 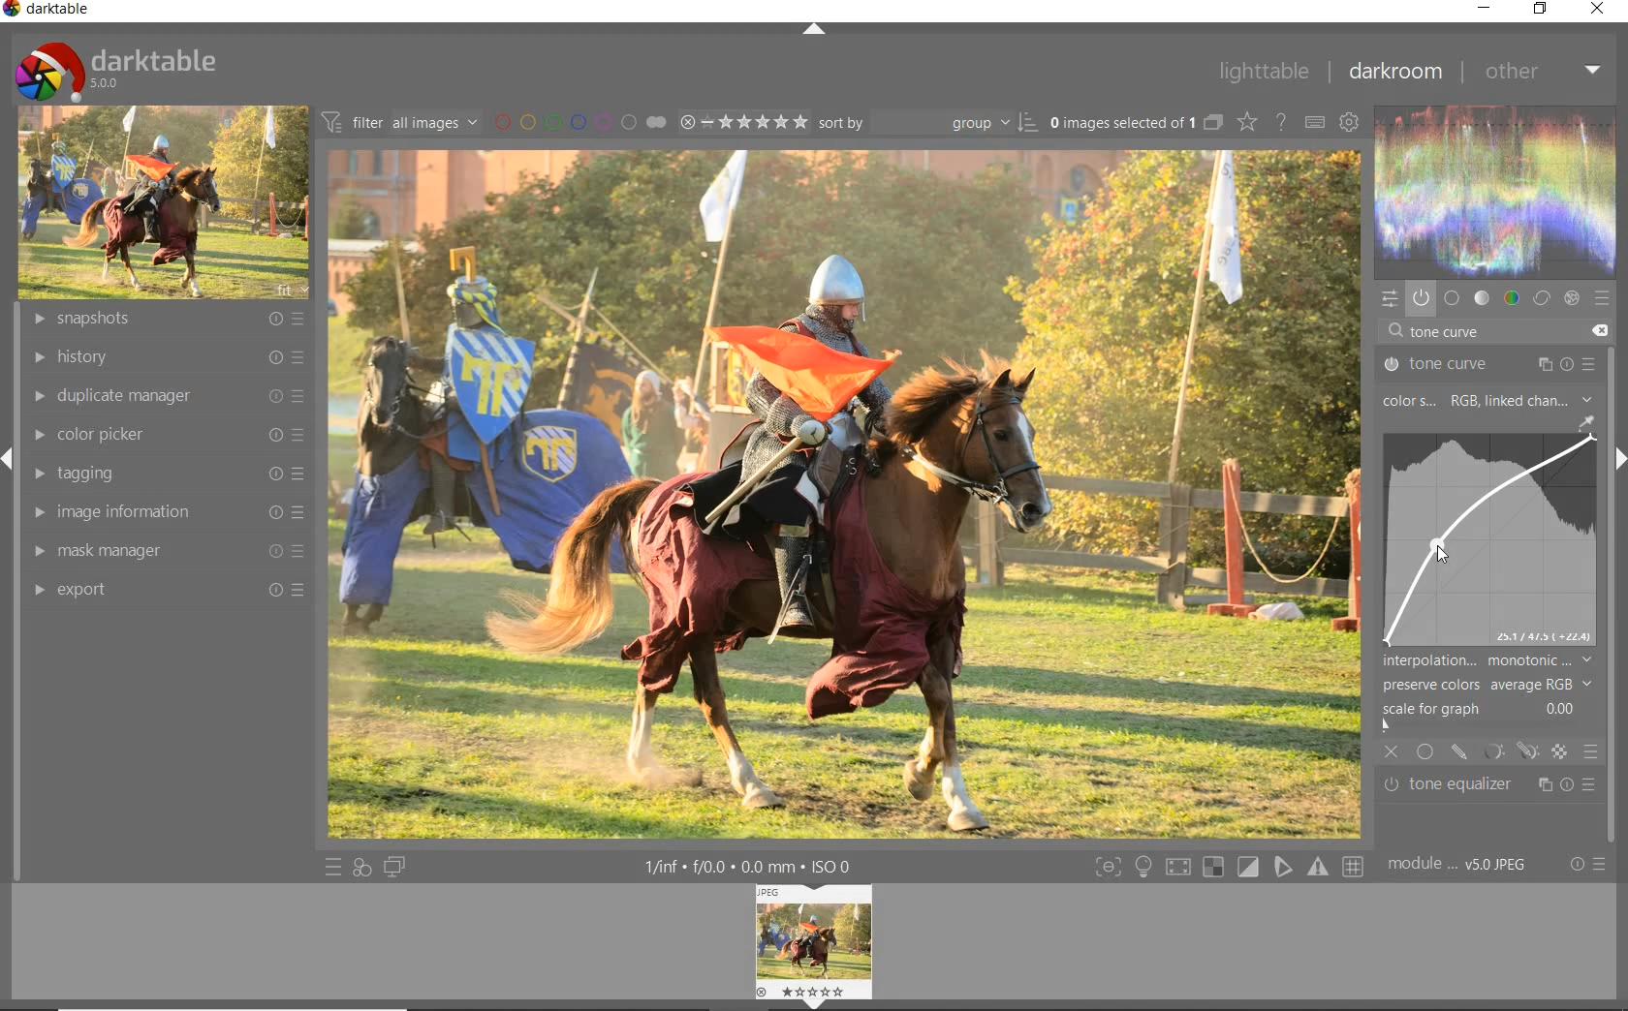 What do you see at coordinates (1421, 299) in the screenshot?
I see `show only active modules` at bounding box center [1421, 299].